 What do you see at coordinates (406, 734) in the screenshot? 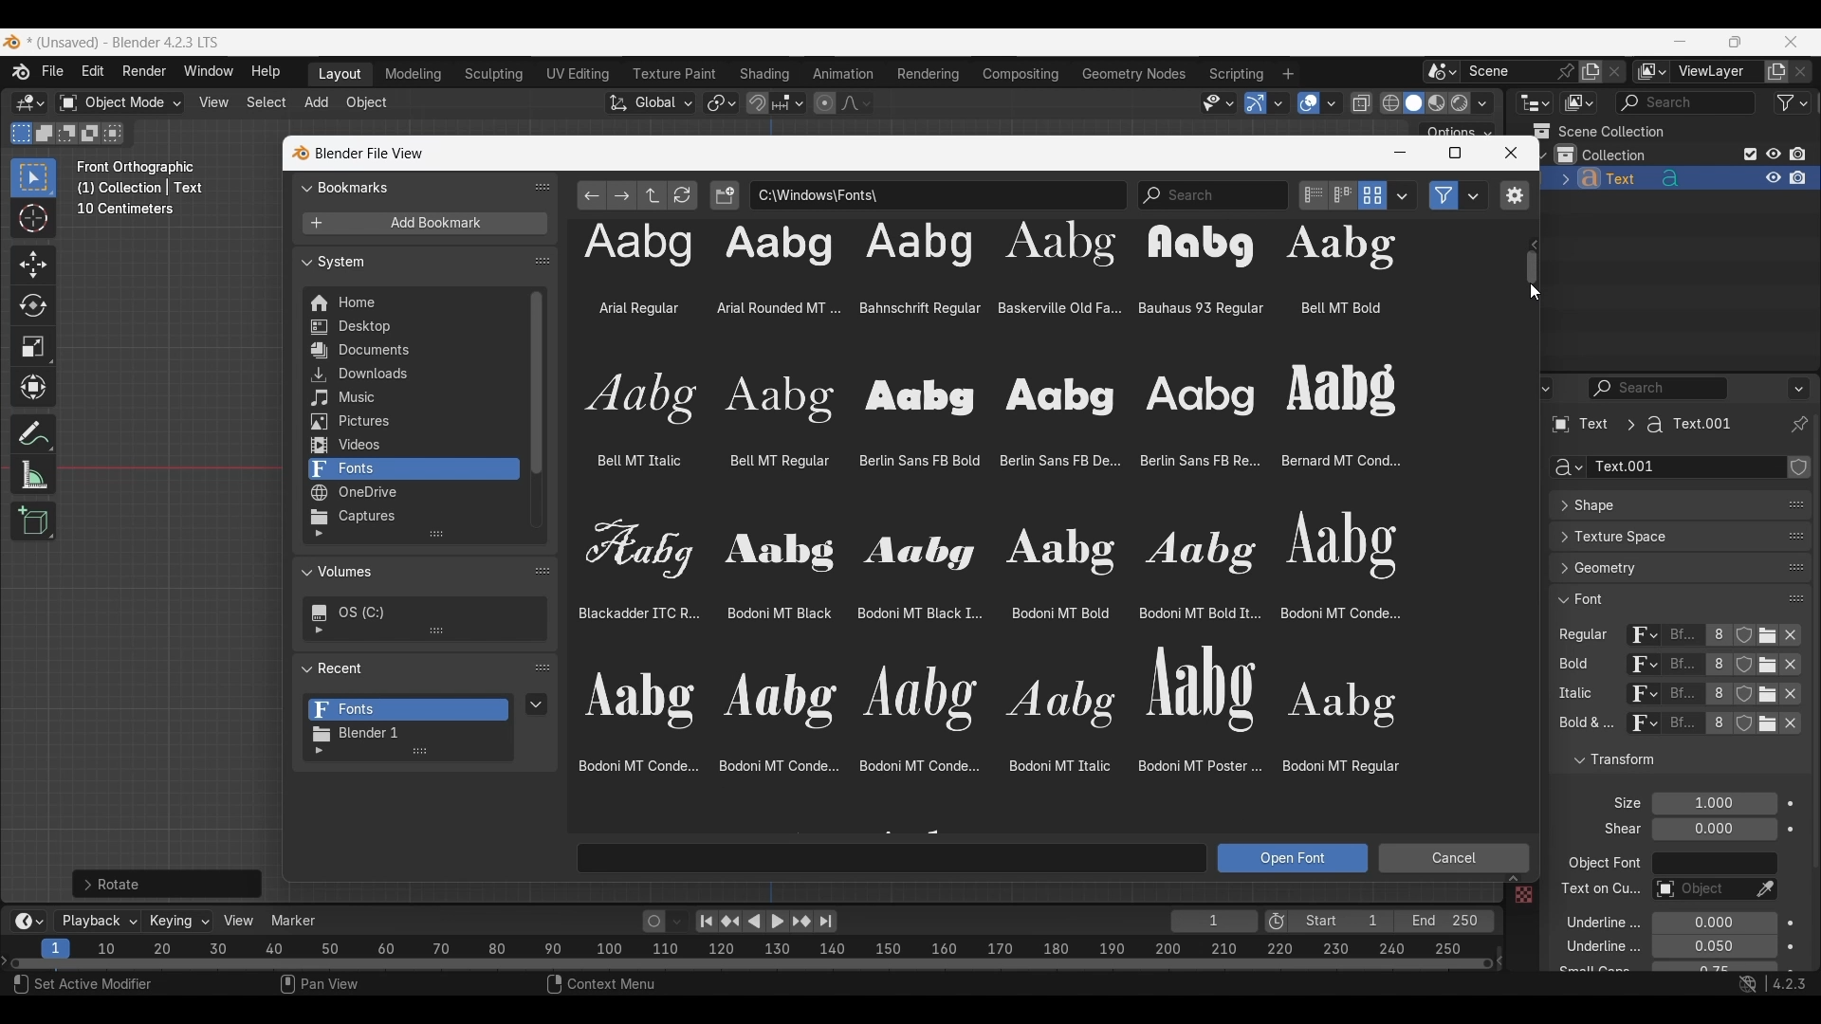
I see `Blender 1 folder` at bounding box center [406, 734].